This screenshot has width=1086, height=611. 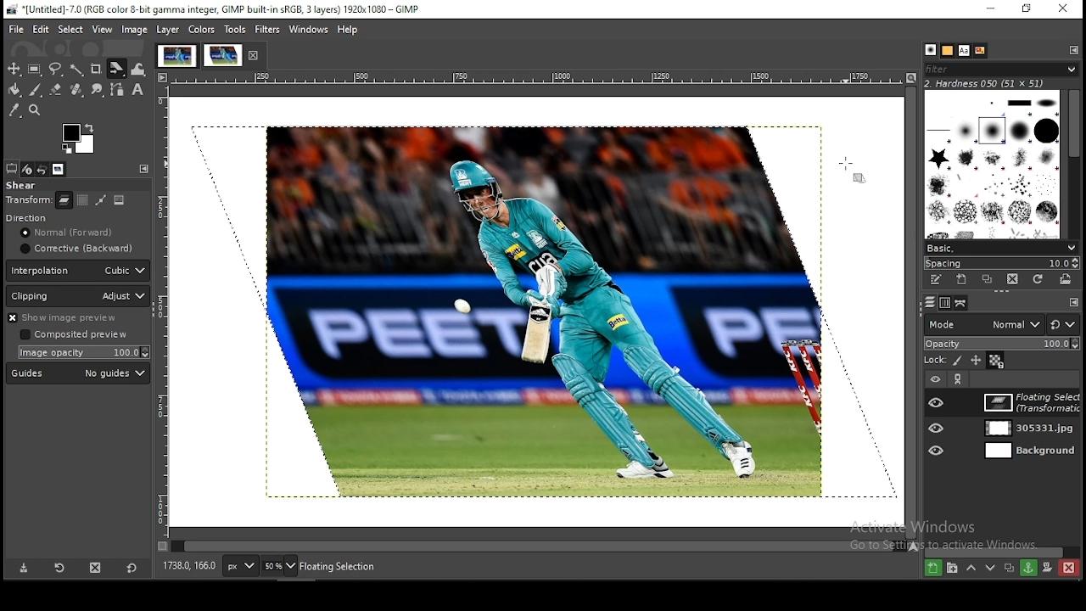 I want to click on filters, so click(x=266, y=30).